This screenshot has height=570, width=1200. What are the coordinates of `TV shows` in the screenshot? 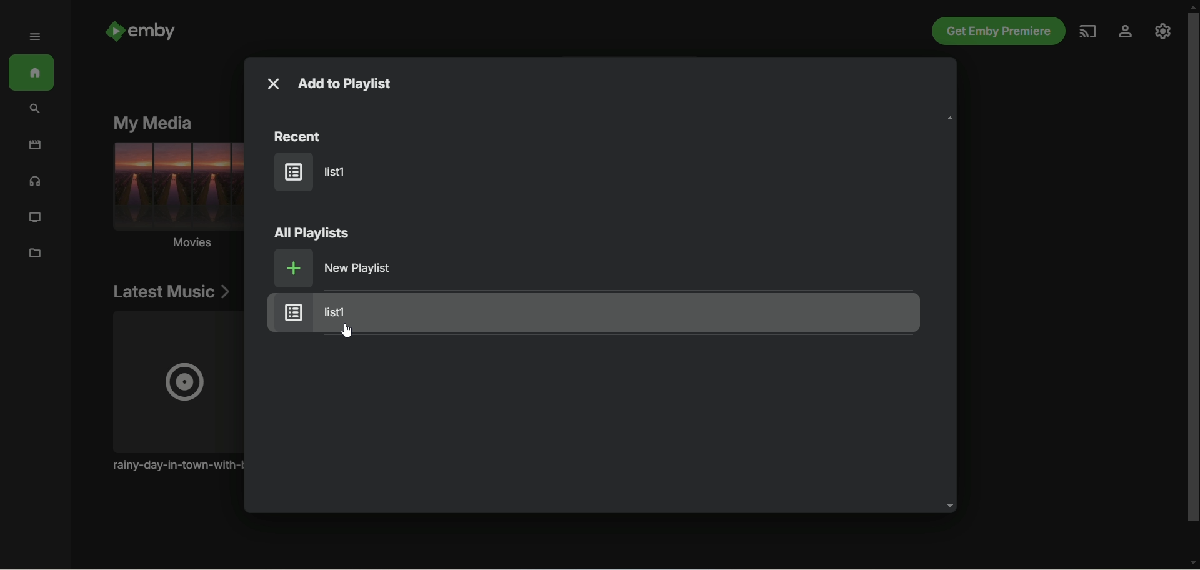 It's located at (34, 218).